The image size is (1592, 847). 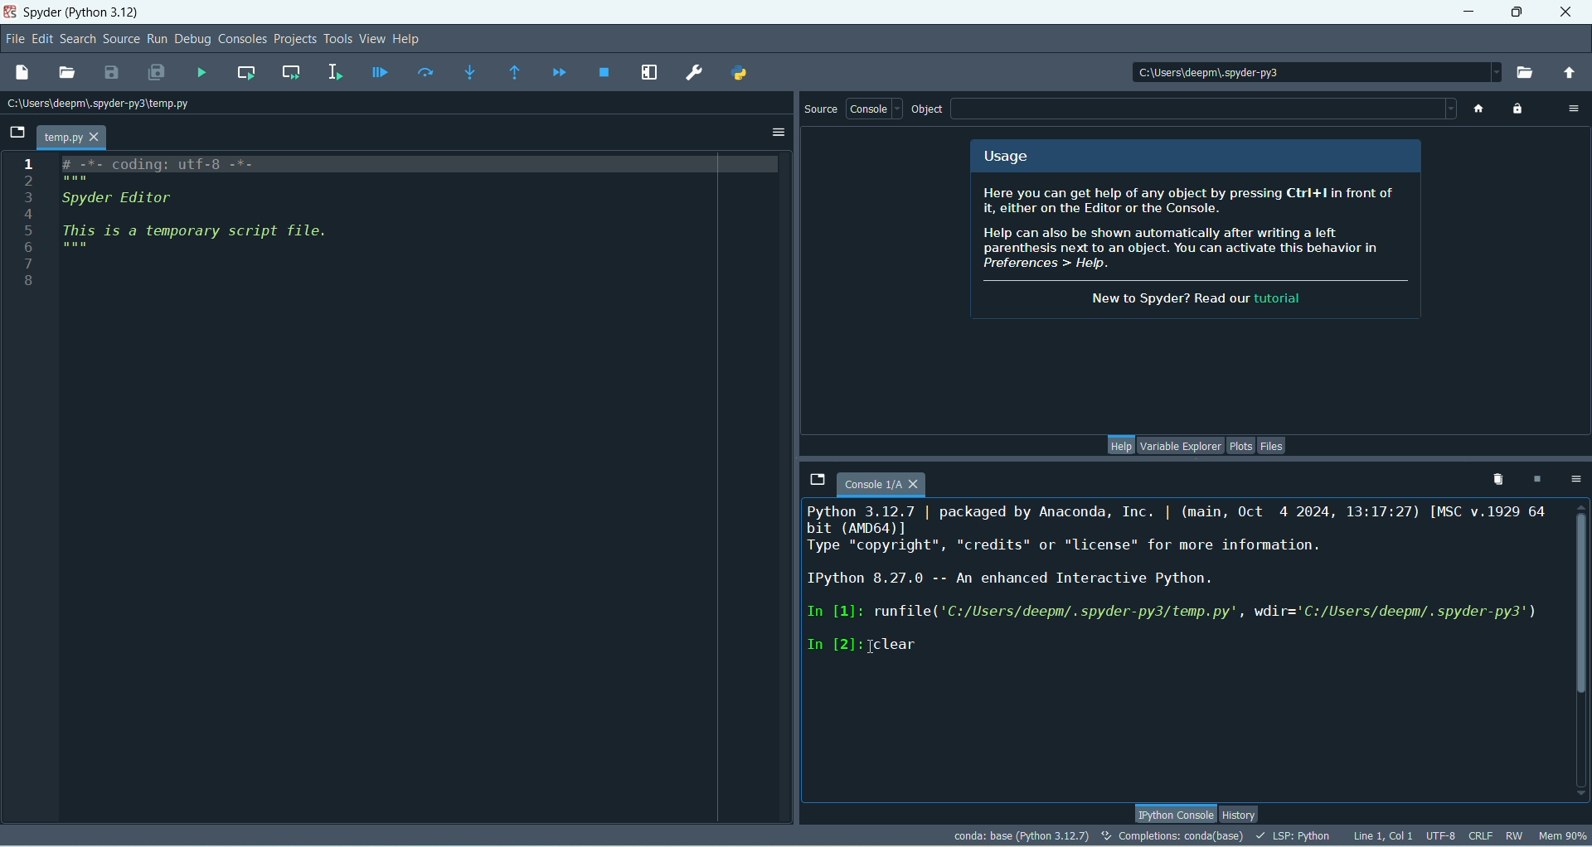 What do you see at coordinates (1174, 811) in the screenshot?
I see `Ipython console` at bounding box center [1174, 811].